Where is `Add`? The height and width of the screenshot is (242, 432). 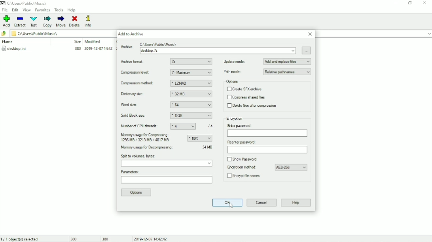
Add is located at coordinates (6, 21).